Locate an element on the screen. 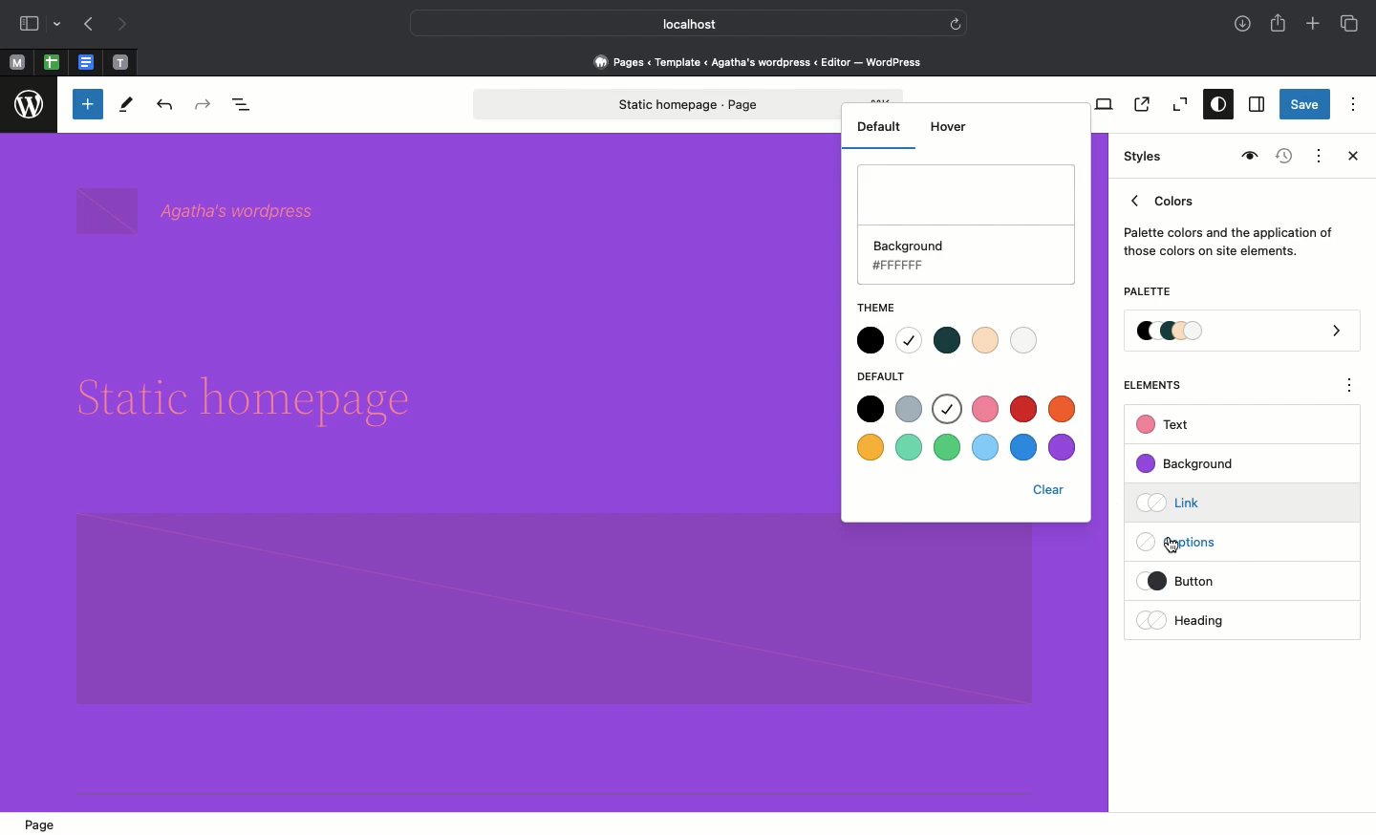 Image resolution: width=1376 pixels, height=835 pixels. Style book is located at coordinates (1247, 157).